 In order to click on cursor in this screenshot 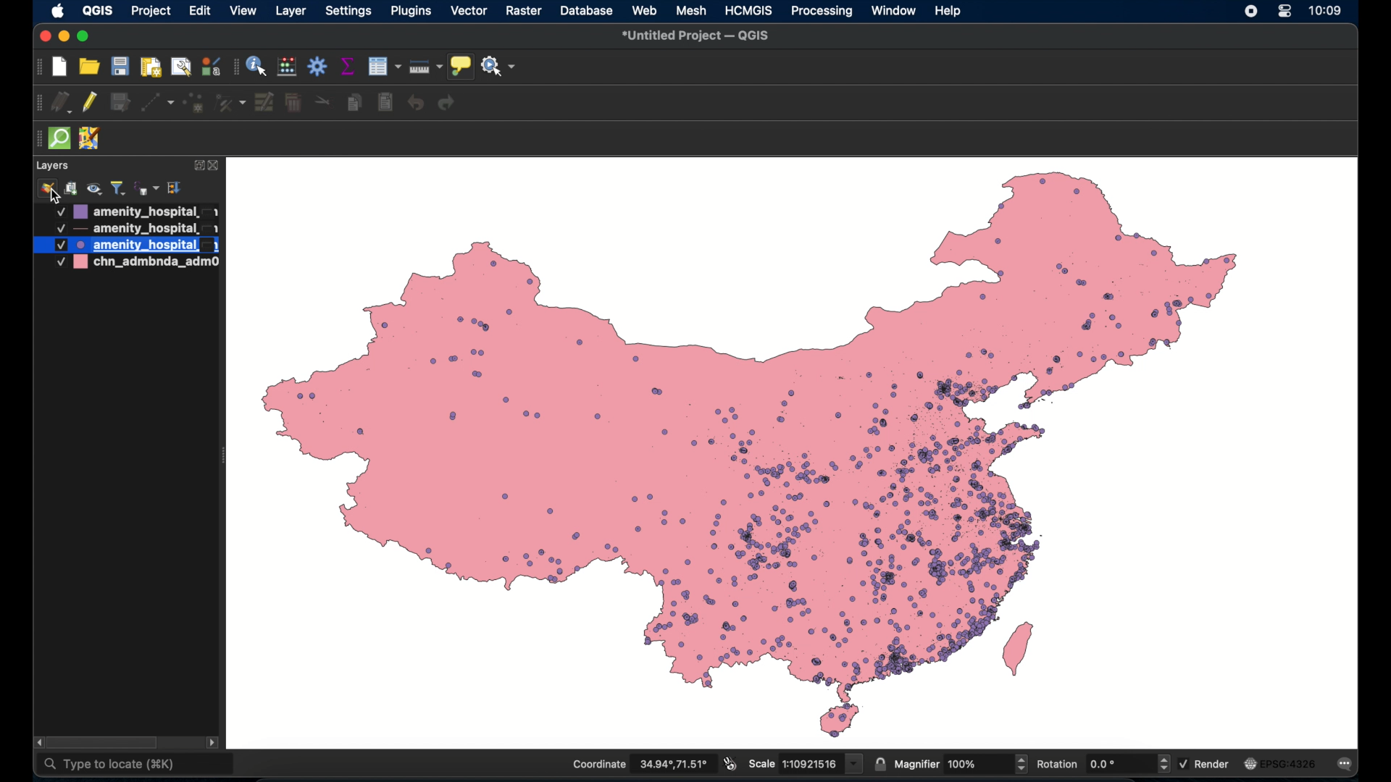, I will do `click(56, 195)`.